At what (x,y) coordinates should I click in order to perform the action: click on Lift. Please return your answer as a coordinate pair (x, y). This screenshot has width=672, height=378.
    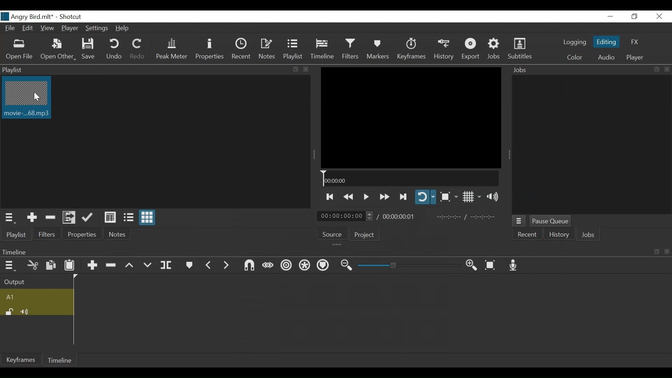
    Looking at the image, I should click on (129, 265).